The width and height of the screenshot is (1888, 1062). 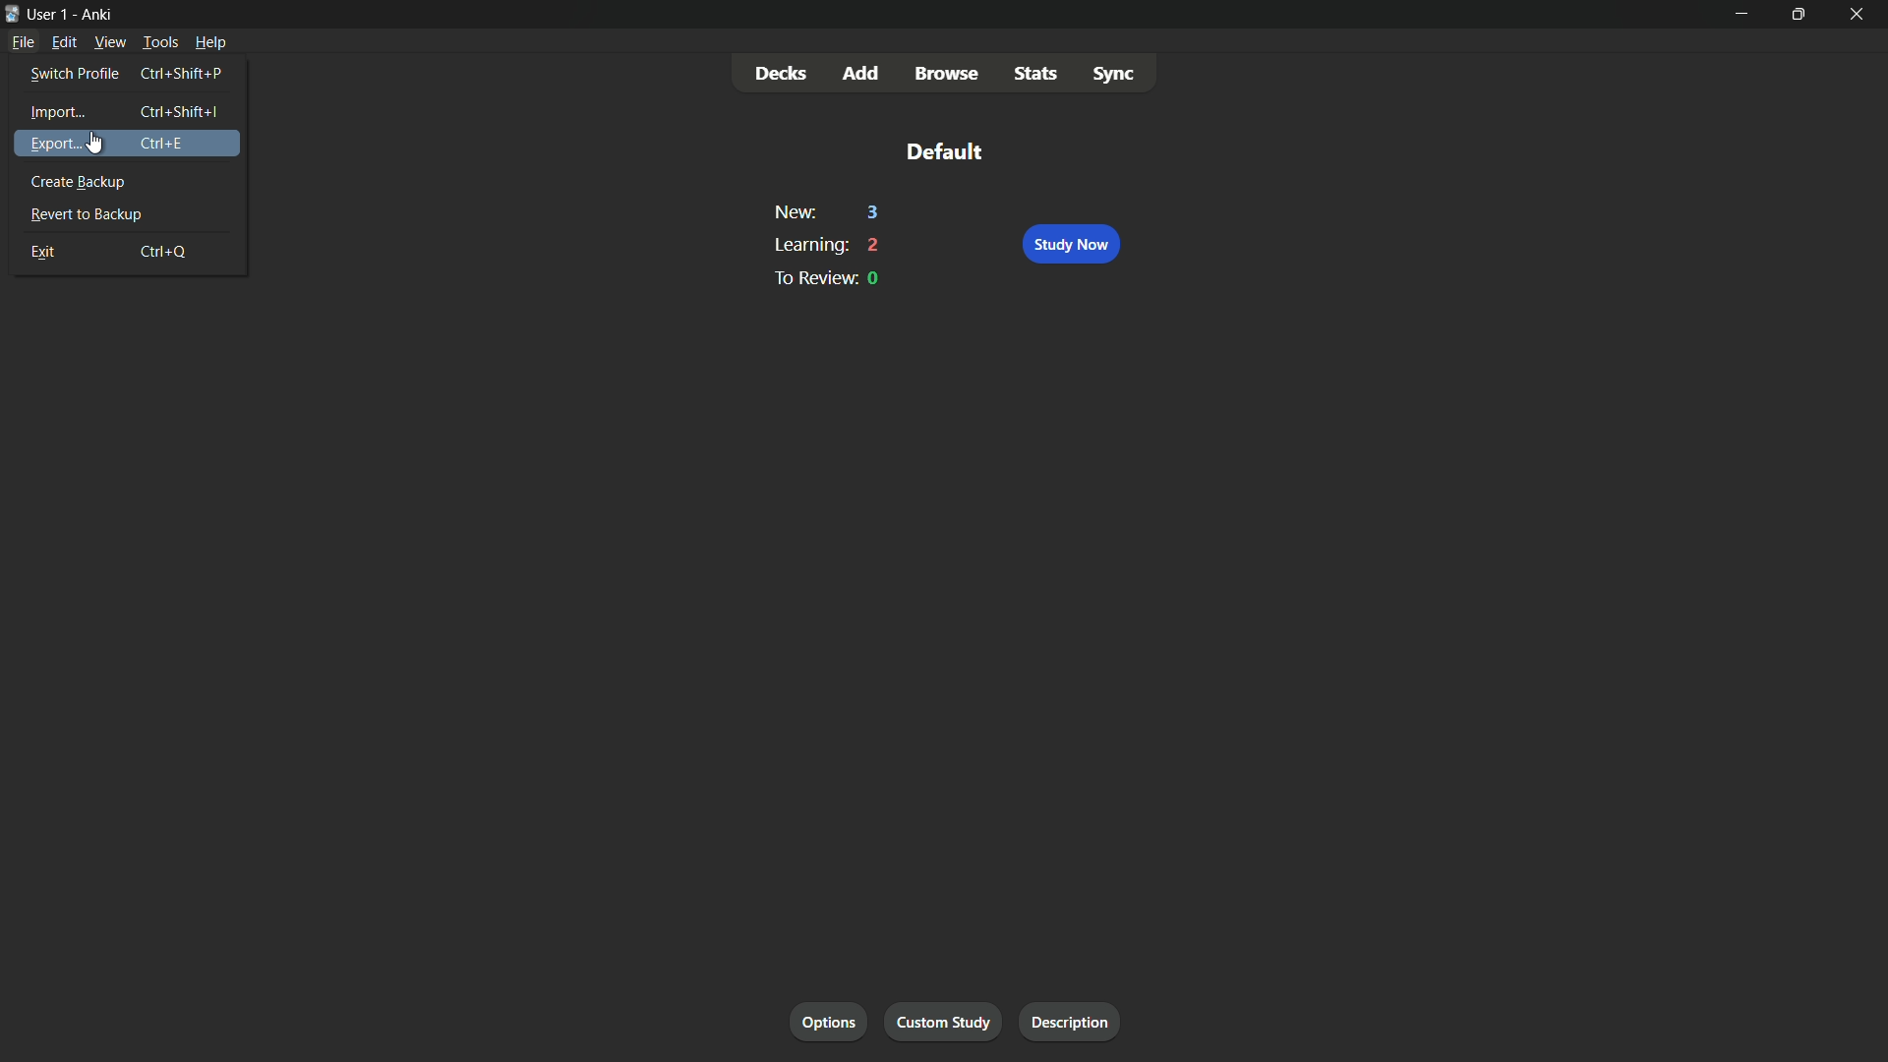 I want to click on default, so click(x=943, y=150).